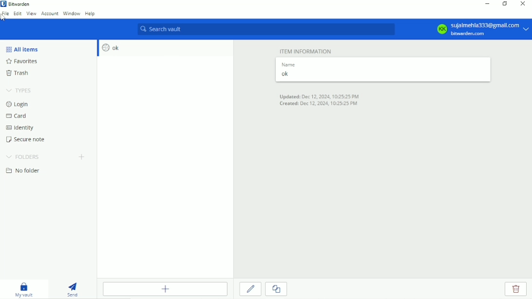  Describe the element at coordinates (516, 289) in the screenshot. I see `Delete` at that location.